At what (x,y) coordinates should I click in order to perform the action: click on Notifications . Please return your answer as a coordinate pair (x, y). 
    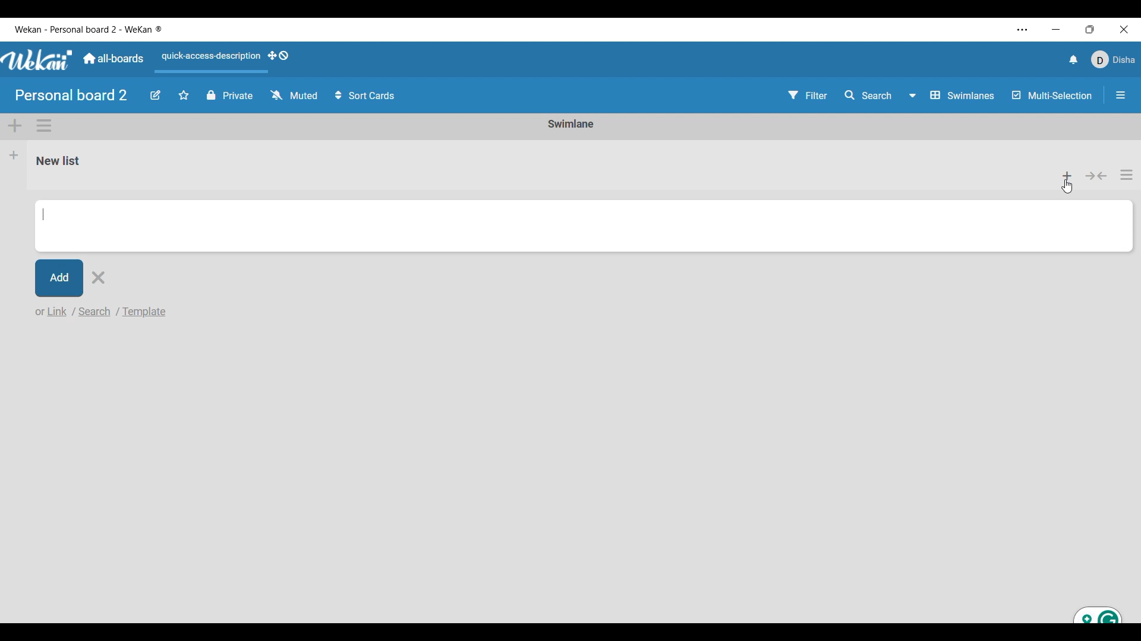
    Looking at the image, I should click on (1074, 59).